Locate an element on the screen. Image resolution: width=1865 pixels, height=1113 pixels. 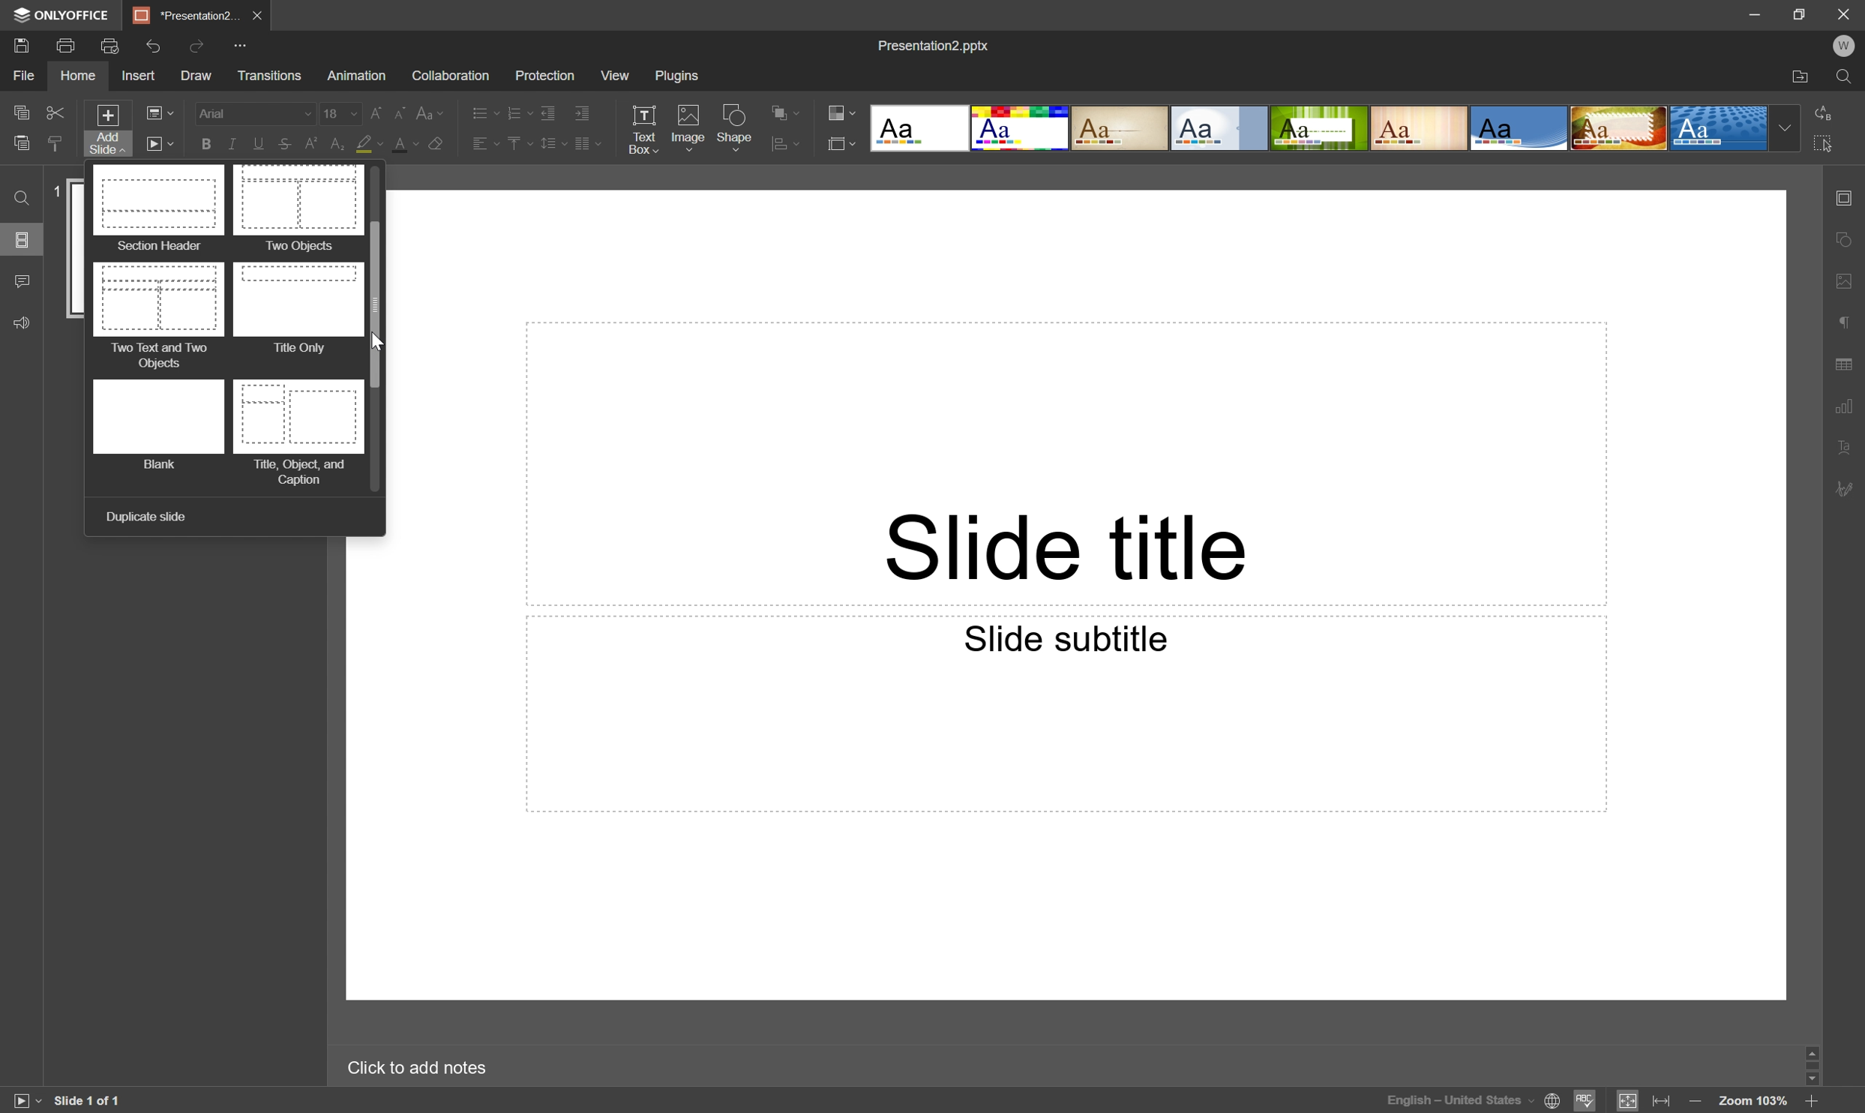
Table settings is located at coordinates (1850, 362).